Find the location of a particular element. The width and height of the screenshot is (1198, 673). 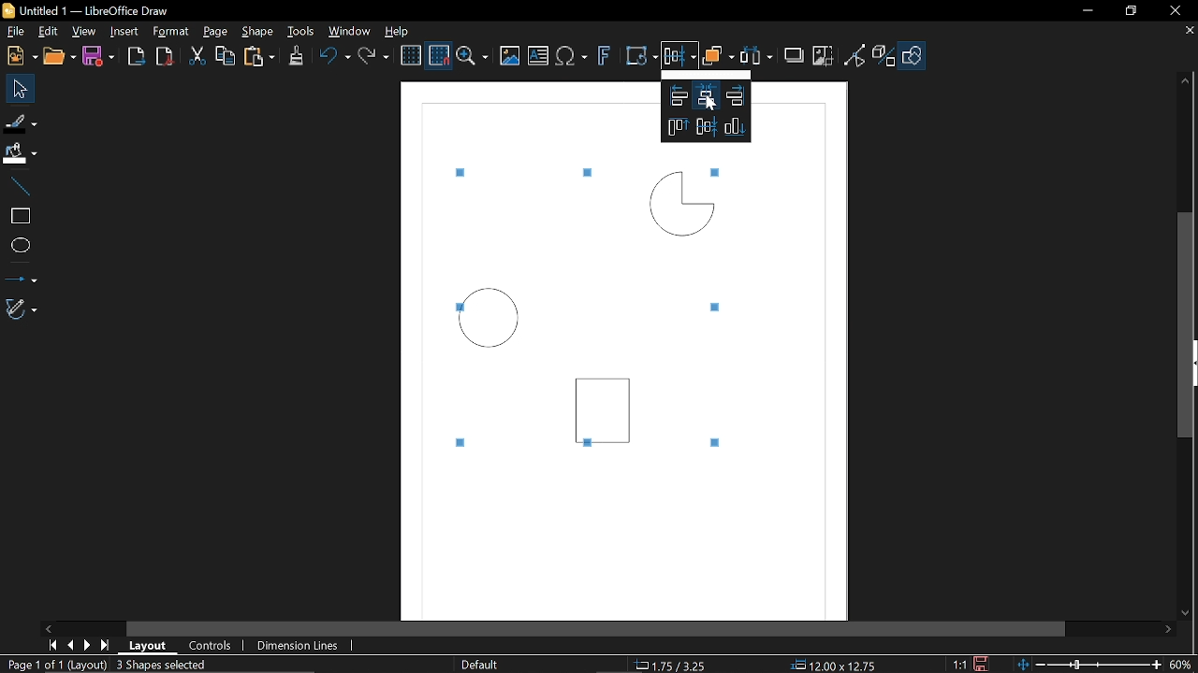

LibreOffice Logo is located at coordinates (9, 11).